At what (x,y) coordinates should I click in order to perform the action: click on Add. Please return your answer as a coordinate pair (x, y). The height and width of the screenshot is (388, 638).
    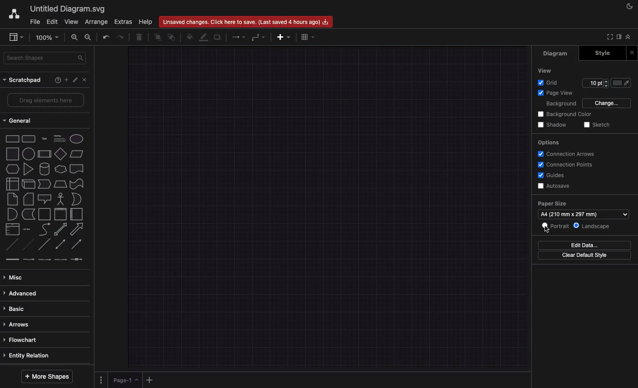
    Looking at the image, I should click on (284, 37).